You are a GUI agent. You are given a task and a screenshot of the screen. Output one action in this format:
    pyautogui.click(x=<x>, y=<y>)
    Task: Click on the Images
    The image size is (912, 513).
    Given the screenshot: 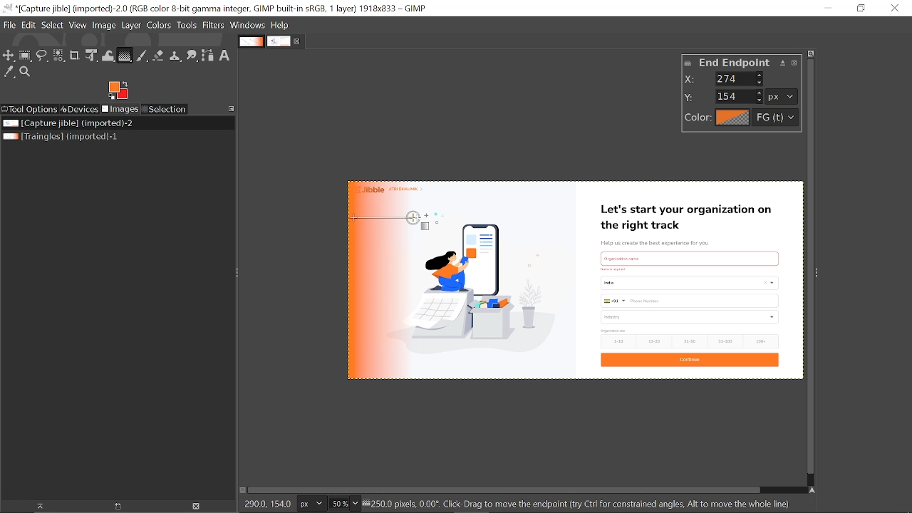 What is the action you would take?
    pyautogui.click(x=121, y=109)
    